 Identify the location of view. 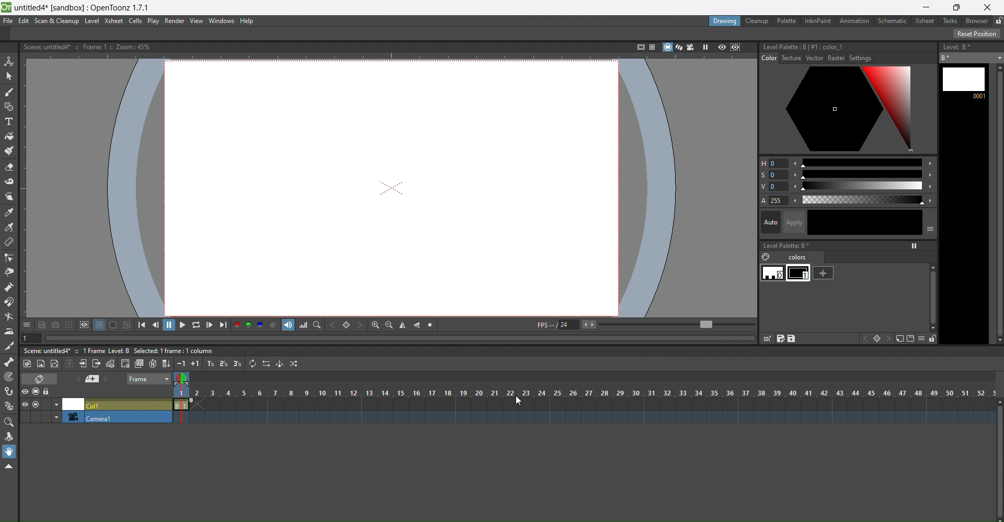
(184, 380).